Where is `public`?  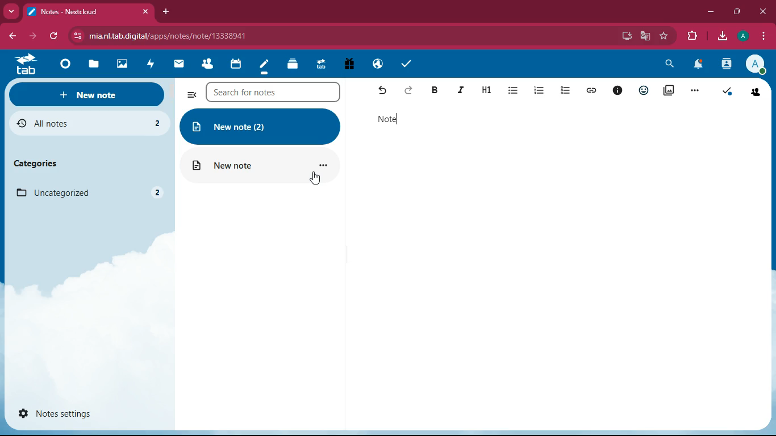 public is located at coordinates (378, 65).